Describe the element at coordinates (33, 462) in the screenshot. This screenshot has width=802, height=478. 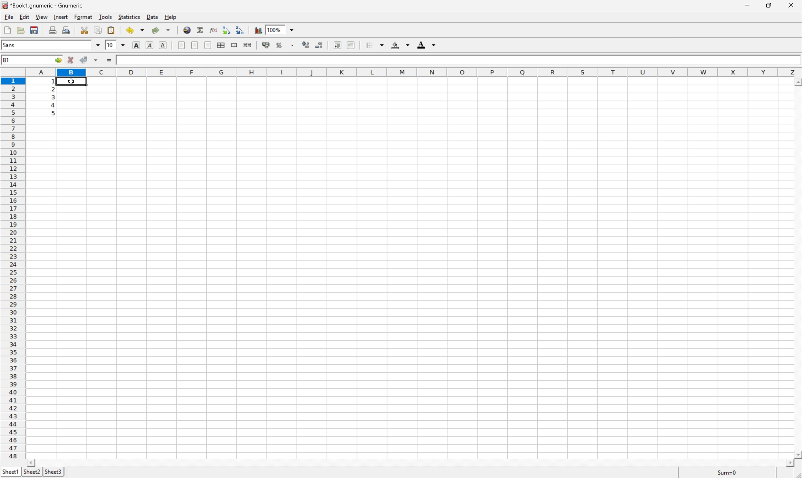
I see `Scroll Left` at that location.